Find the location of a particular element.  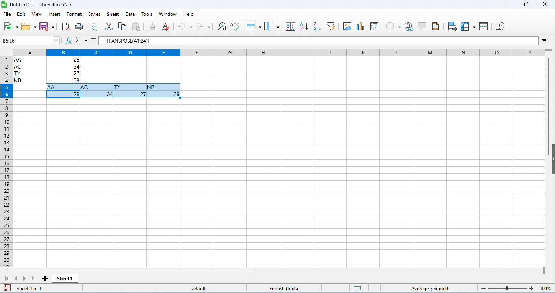

function wizard is located at coordinates (69, 41).